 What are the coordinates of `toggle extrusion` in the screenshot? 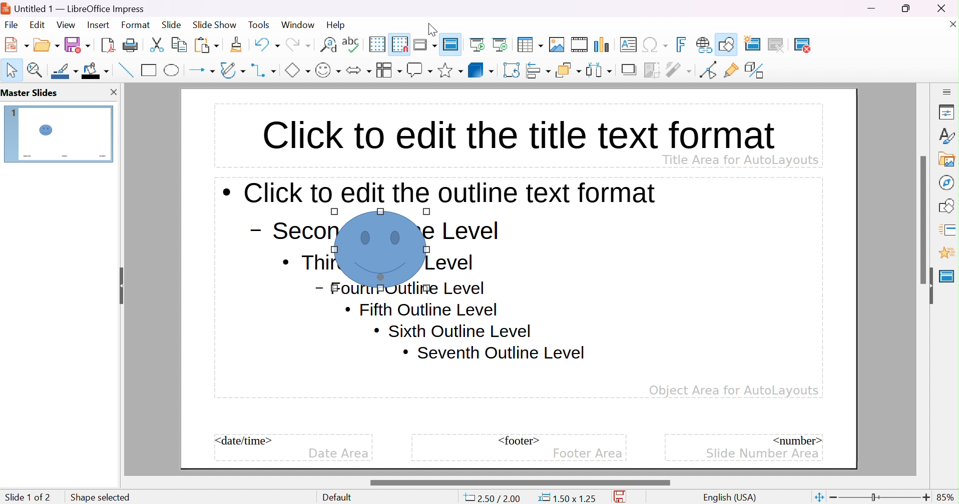 It's located at (756, 70).